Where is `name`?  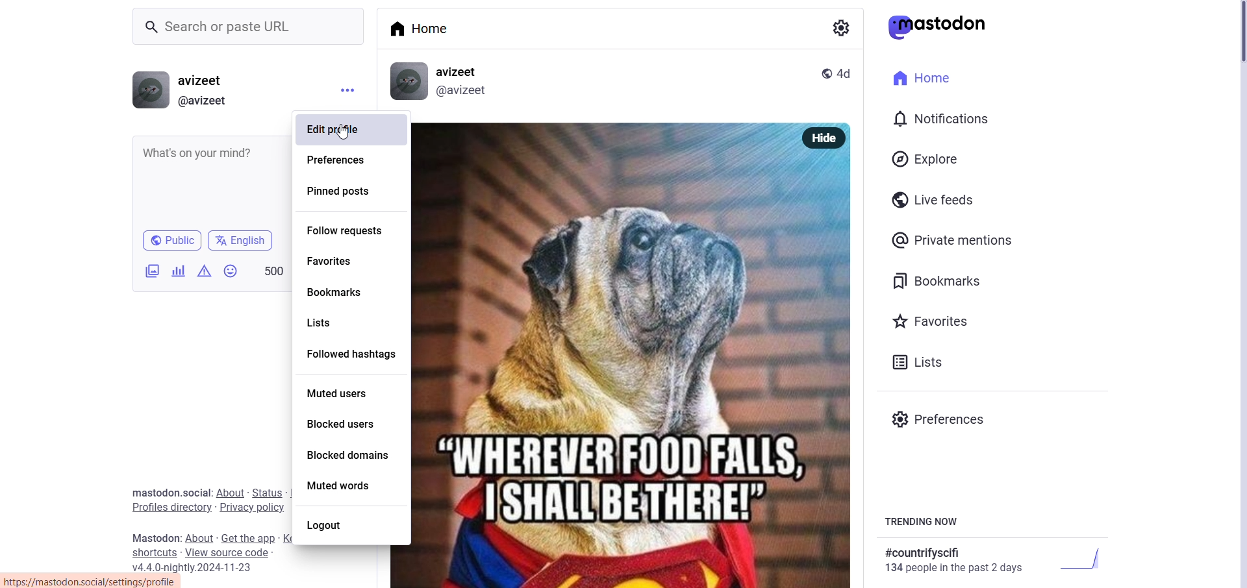
name is located at coordinates (204, 79).